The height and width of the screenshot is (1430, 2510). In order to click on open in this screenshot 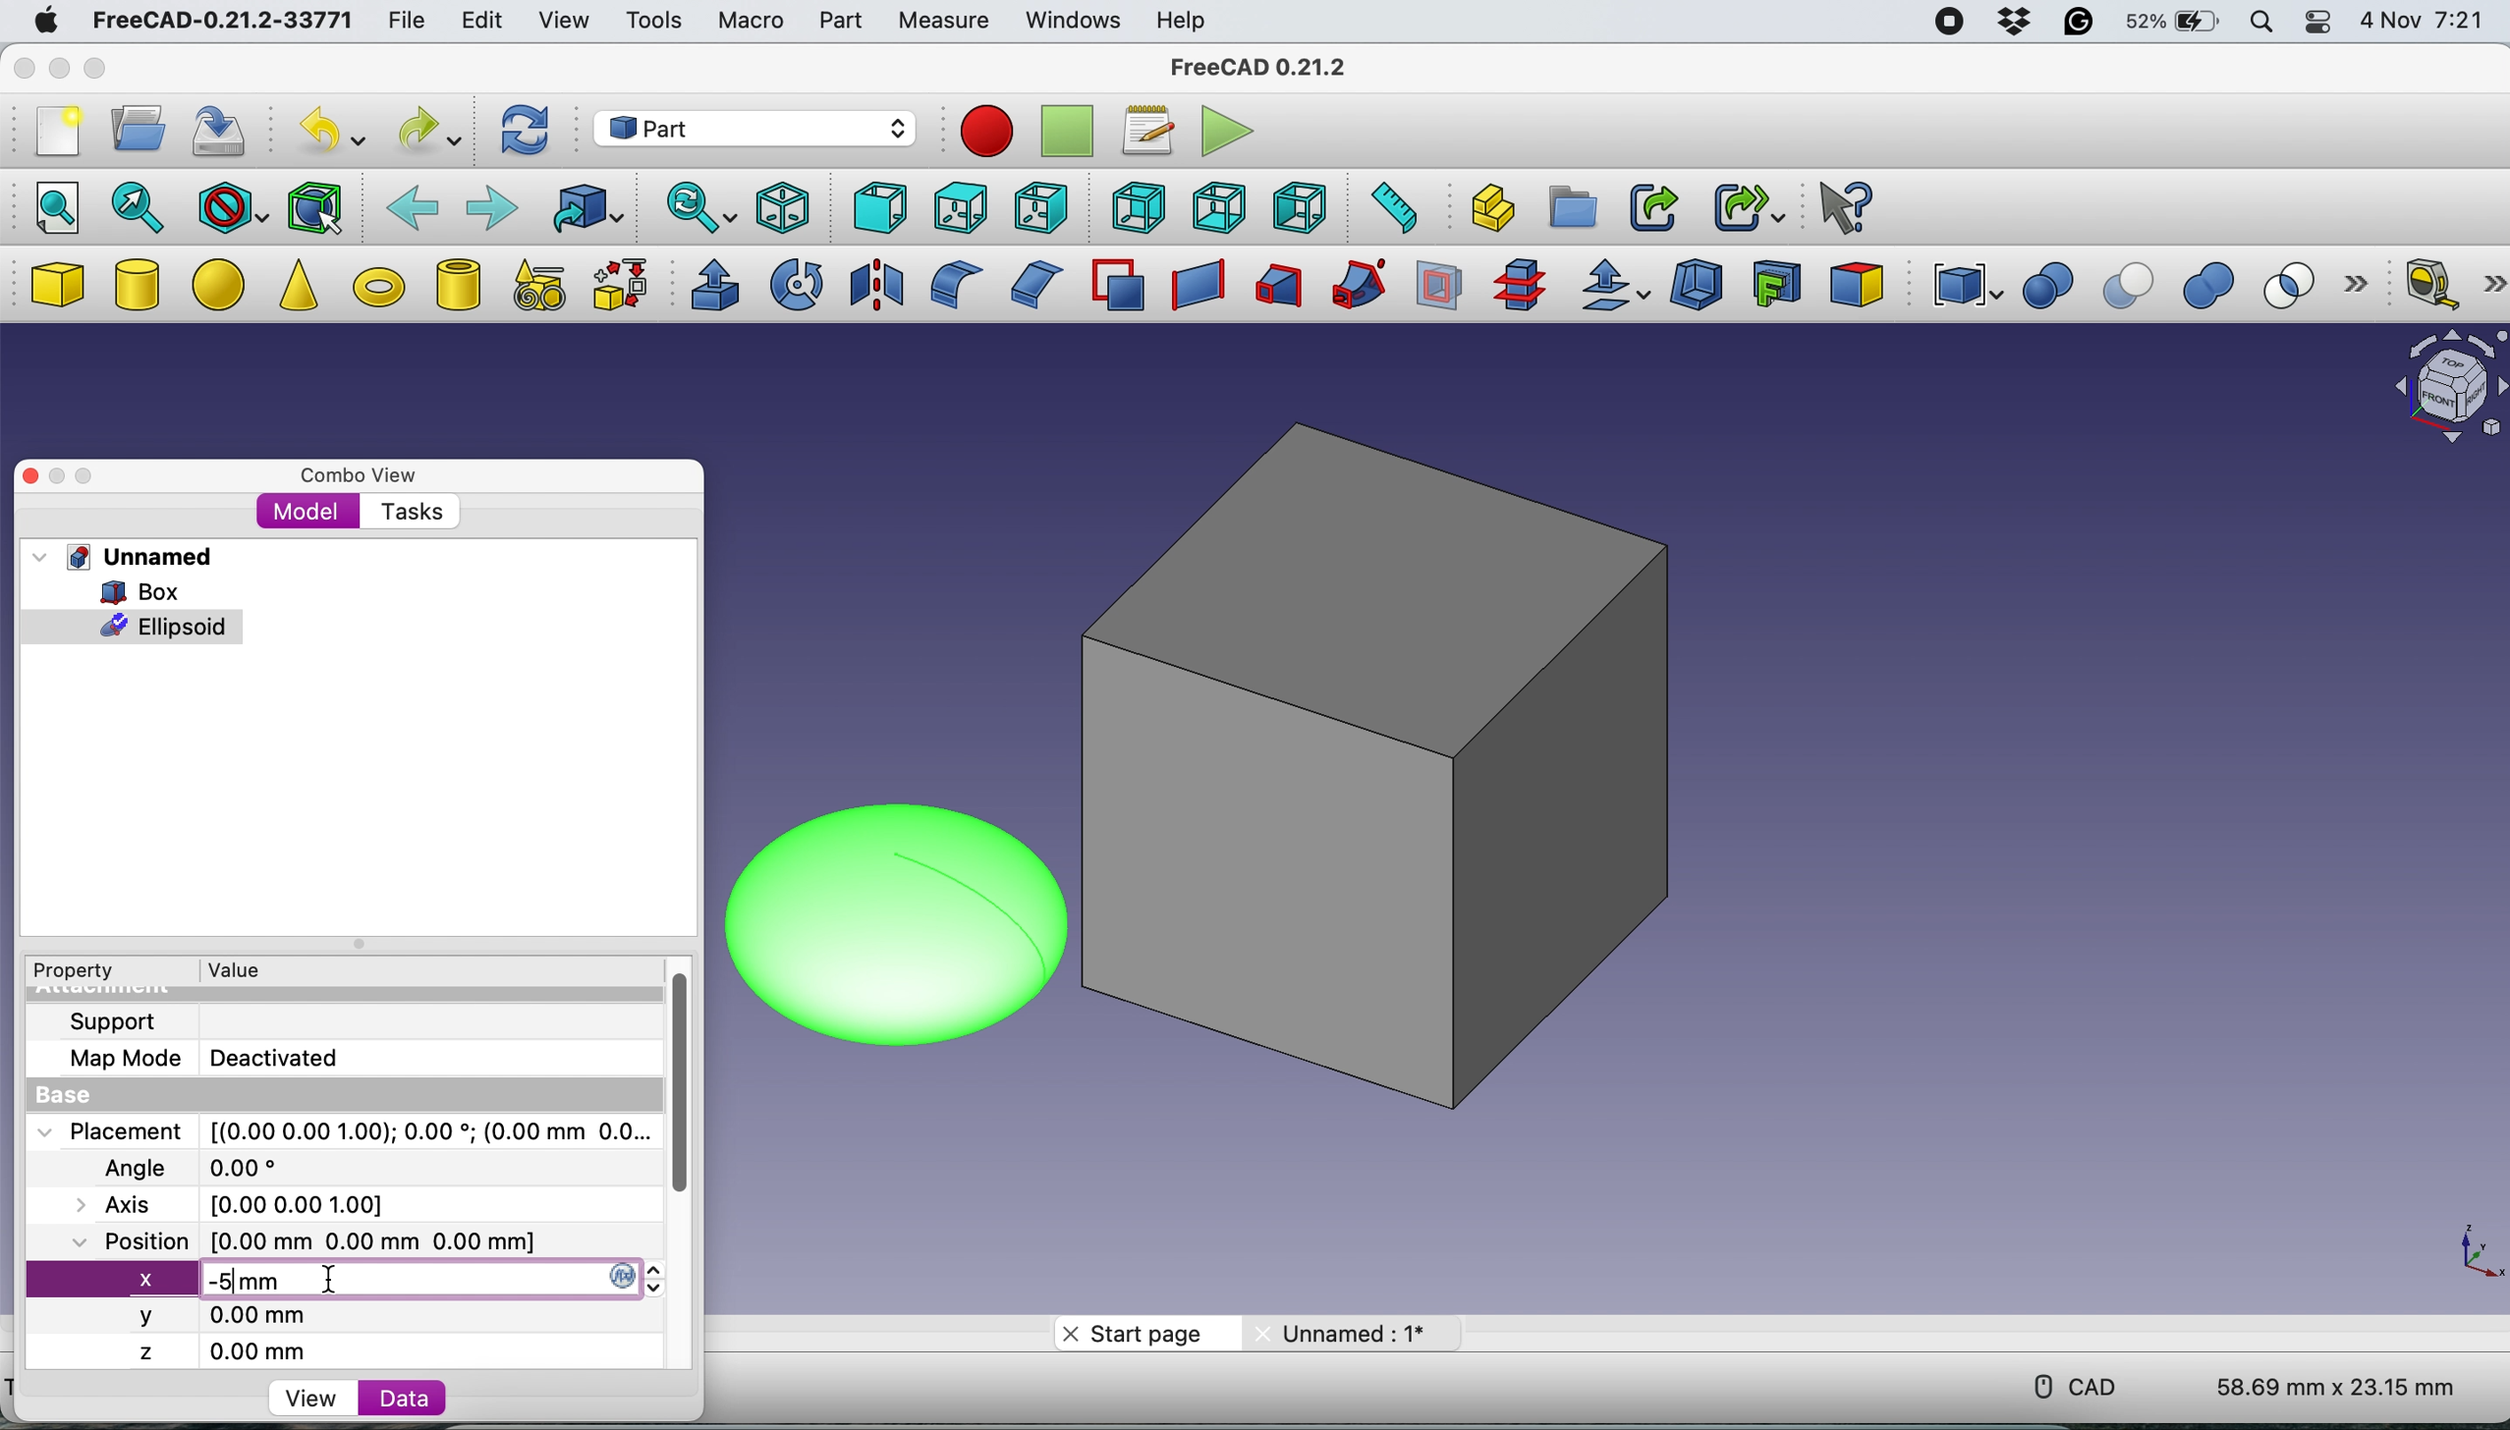, I will do `click(131, 129)`.